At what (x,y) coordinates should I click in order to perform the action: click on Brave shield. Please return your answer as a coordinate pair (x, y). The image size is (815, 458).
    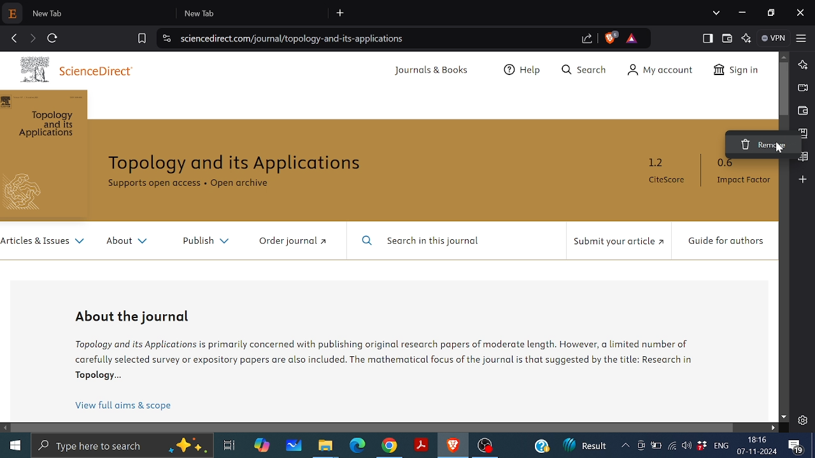
    Looking at the image, I should click on (612, 38).